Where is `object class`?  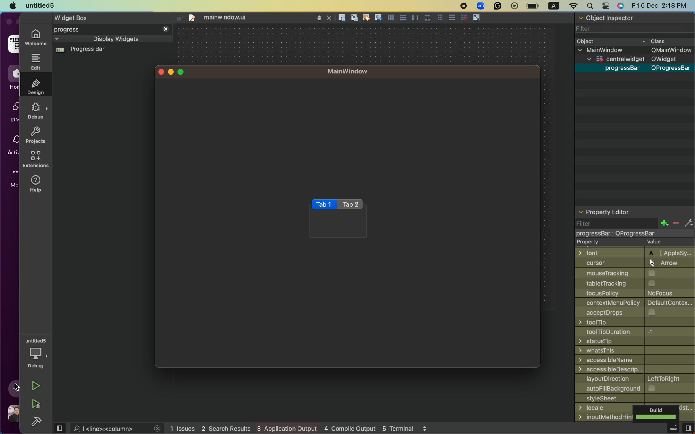 object class is located at coordinates (630, 41).